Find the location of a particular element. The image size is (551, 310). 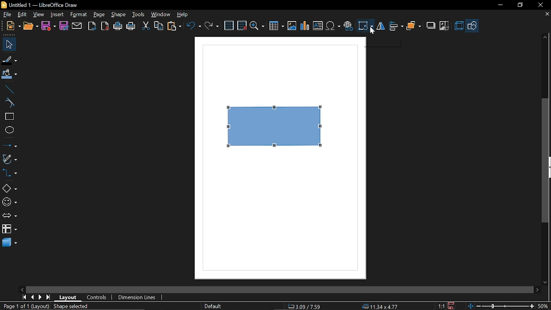

Line is located at coordinates (9, 89).